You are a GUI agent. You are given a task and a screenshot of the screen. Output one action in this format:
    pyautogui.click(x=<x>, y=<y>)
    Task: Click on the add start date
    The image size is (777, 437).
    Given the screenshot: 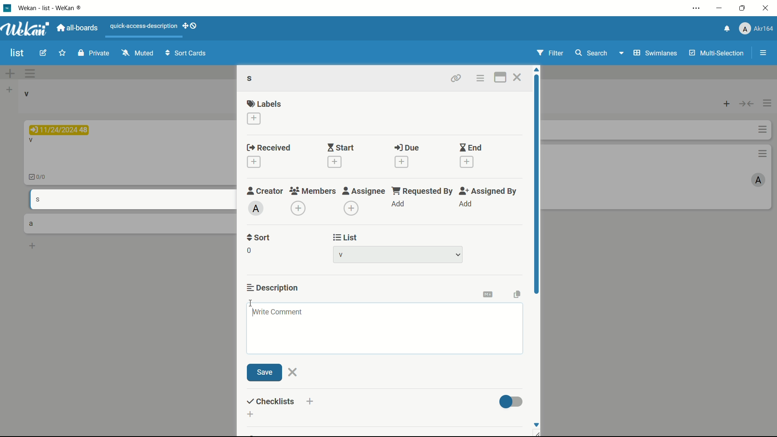 What is the action you would take?
    pyautogui.click(x=334, y=162)
    